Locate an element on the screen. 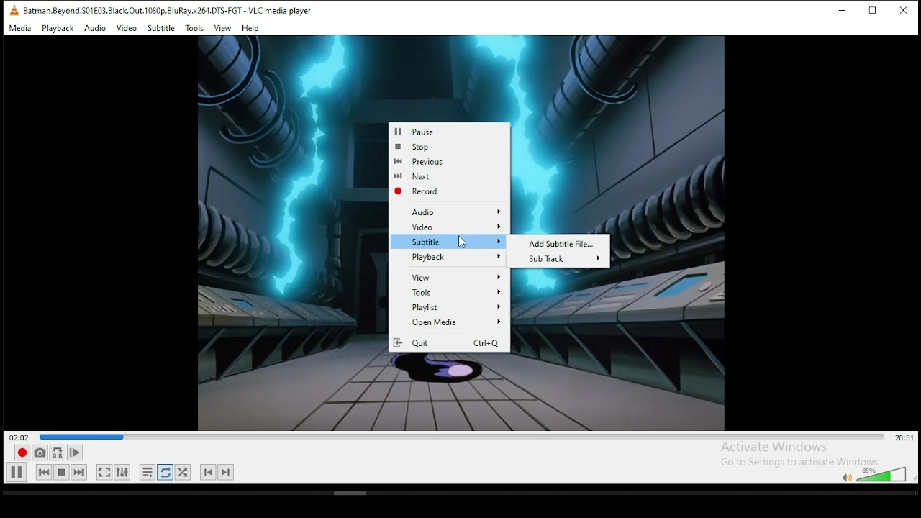  Open Media options is located at coordinates (450, 322).